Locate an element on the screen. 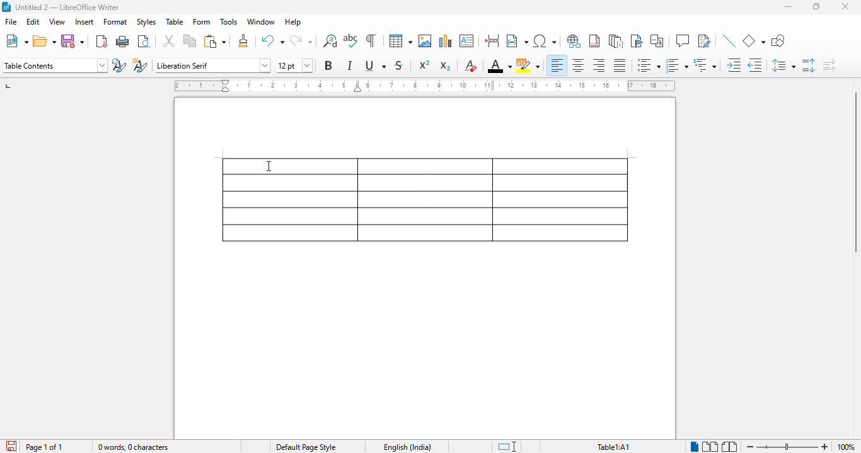  cursor is located at coordinates (267, 166).